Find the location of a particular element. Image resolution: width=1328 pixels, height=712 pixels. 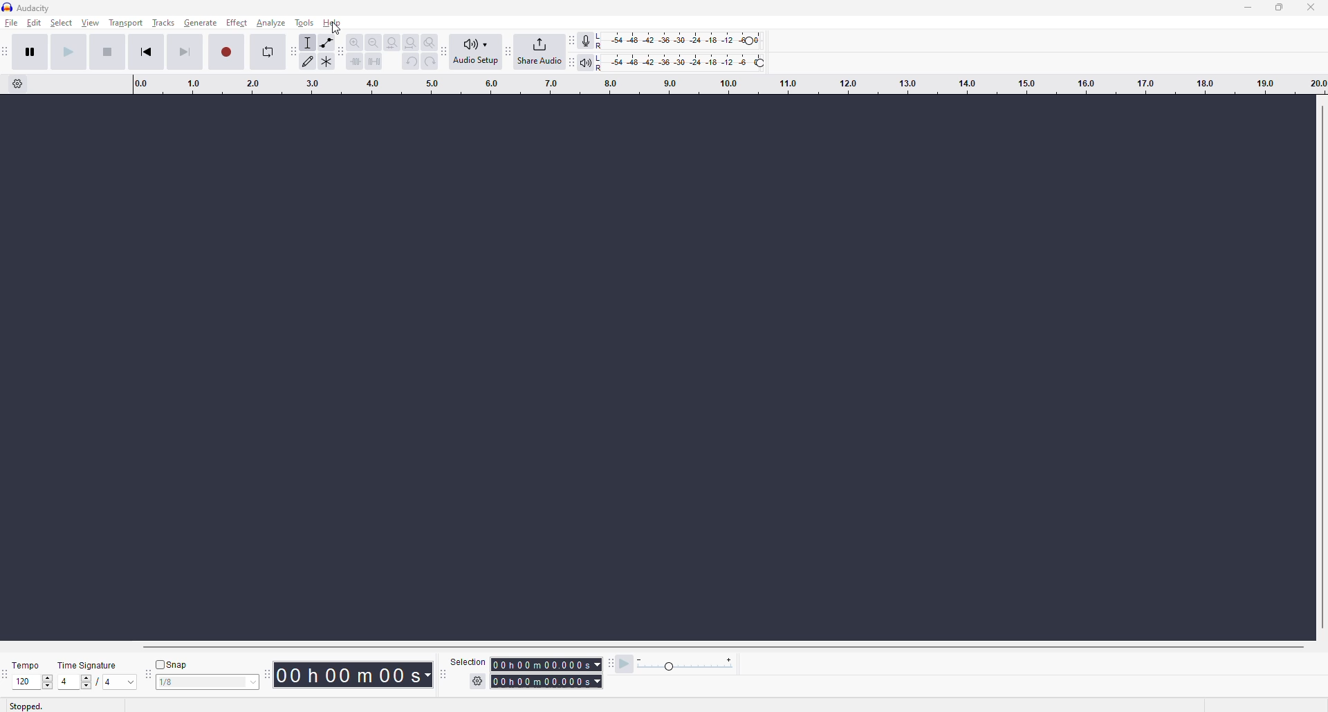

skip to end is located at coordinates (185, 51).